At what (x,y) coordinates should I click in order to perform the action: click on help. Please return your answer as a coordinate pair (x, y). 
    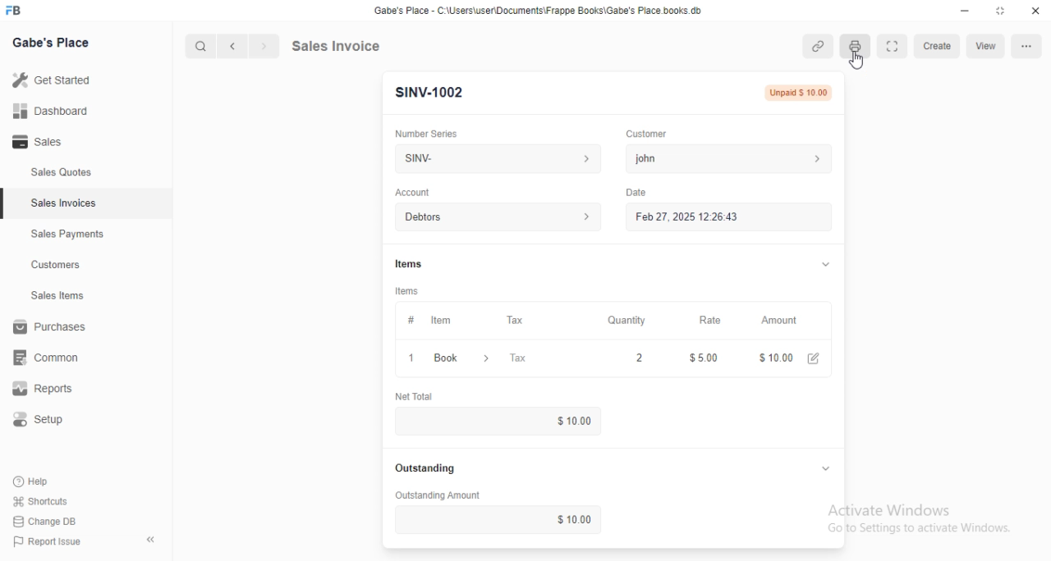
    Looking at the image, I should click on (32, 481).